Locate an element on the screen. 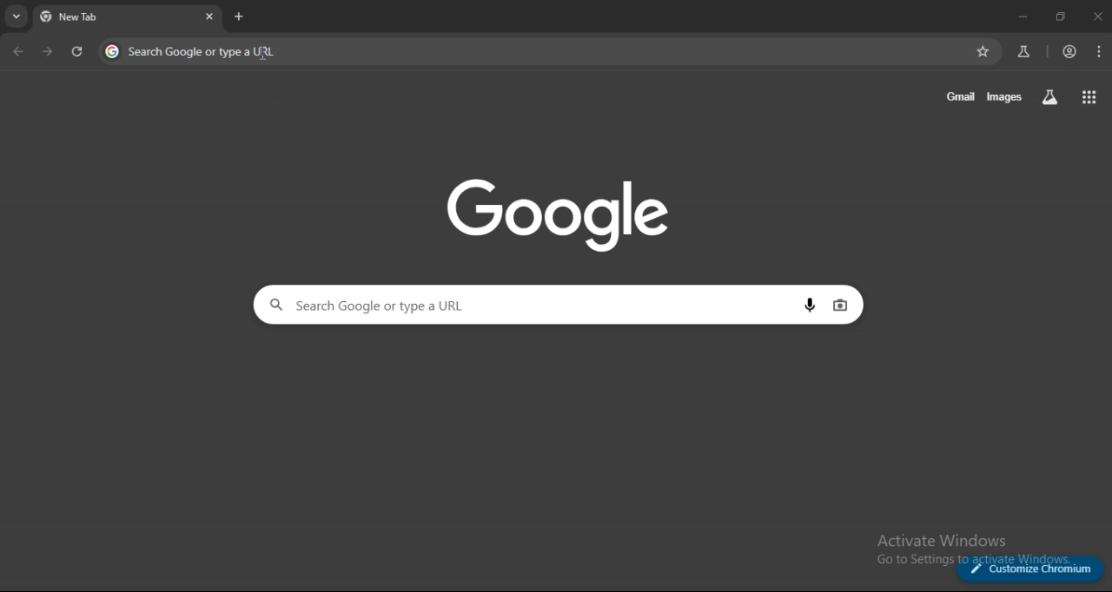  new tab is located at coordinates (239, 16).